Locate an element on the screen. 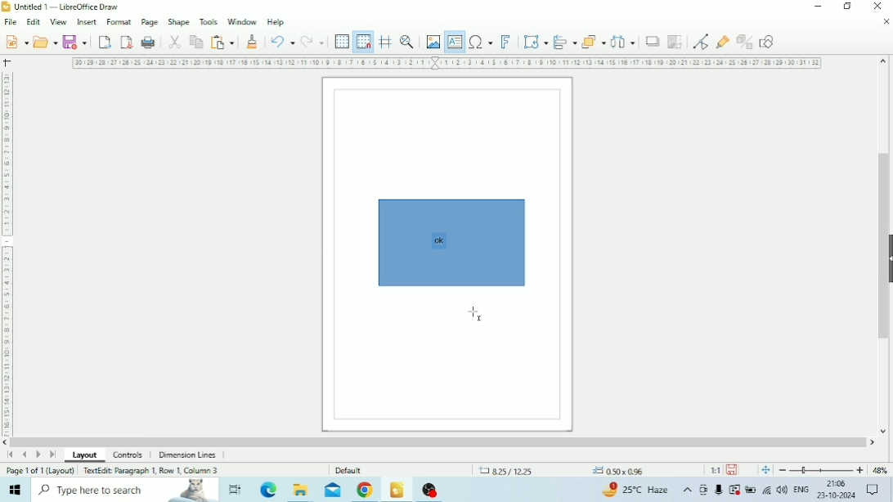  Close is located at coordinates (878, 6).